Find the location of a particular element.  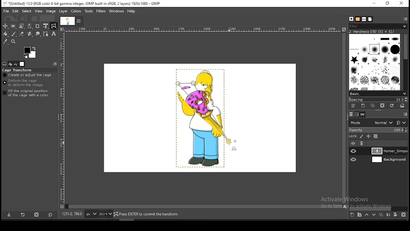

crop tool is located at coordinates (38, 26).